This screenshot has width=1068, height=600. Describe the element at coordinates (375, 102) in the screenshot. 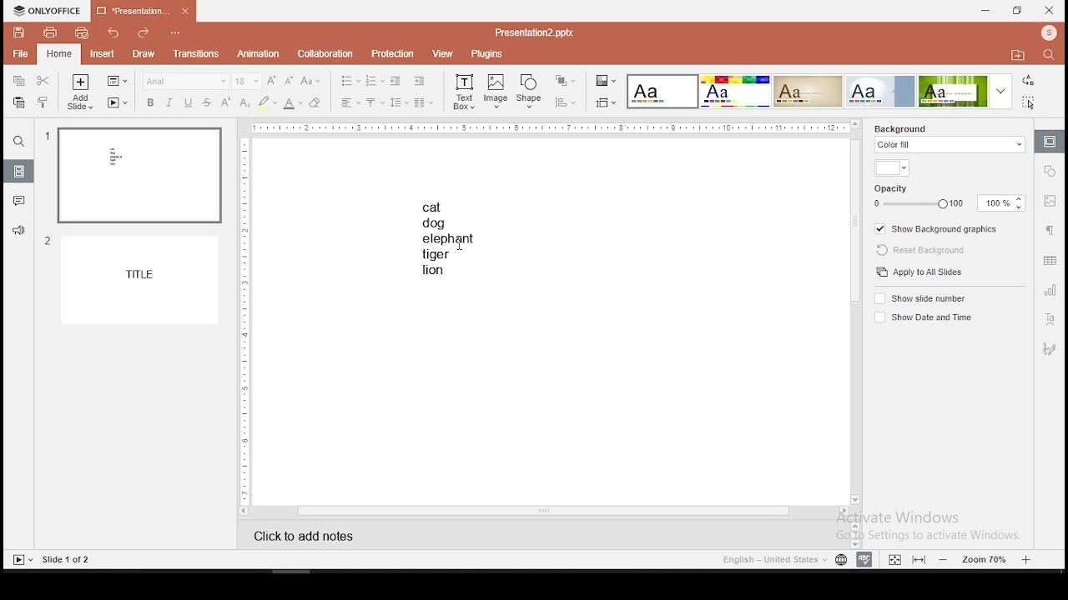

I see `vertical alignment` at that location.